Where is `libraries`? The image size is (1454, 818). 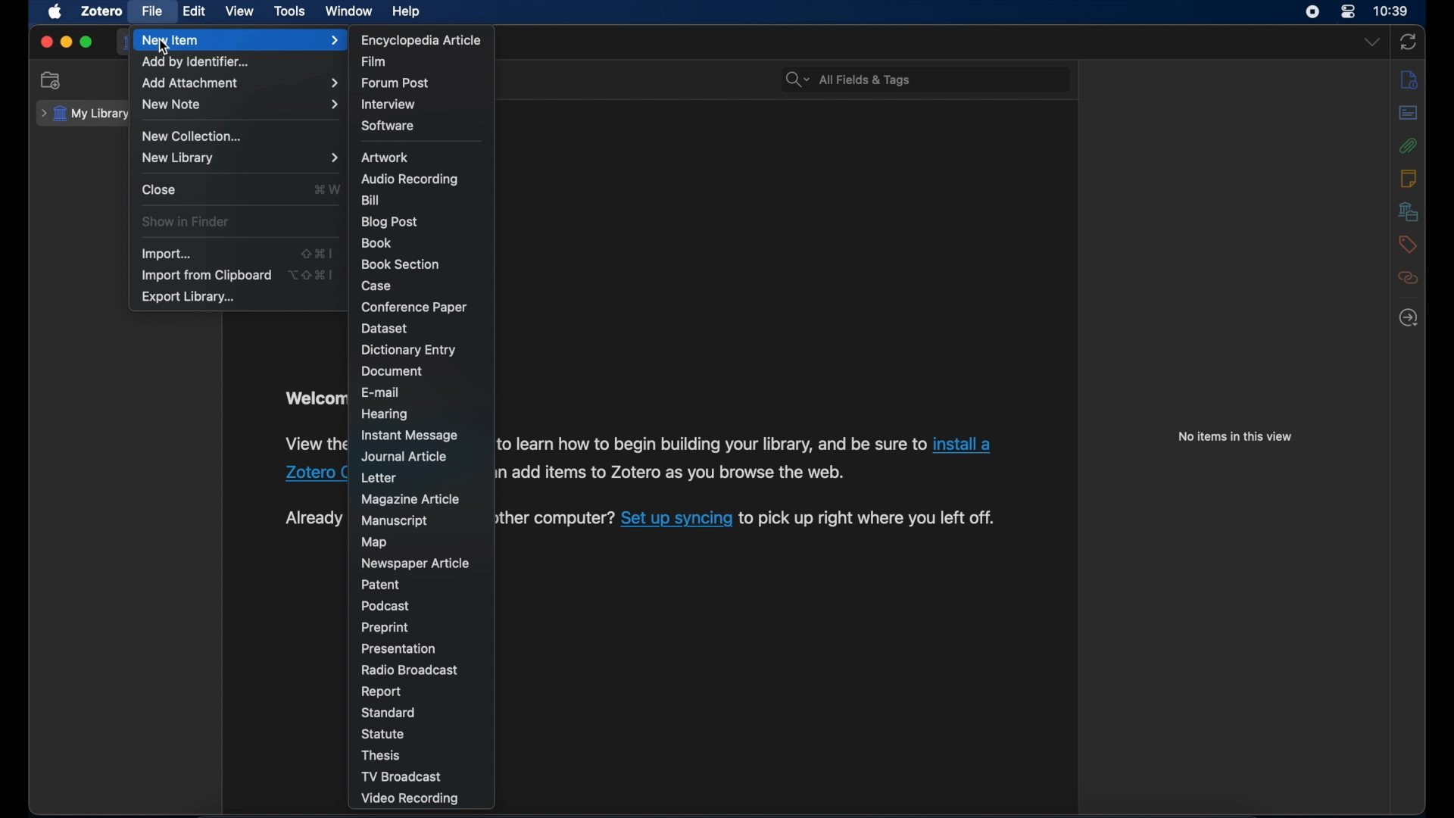
libraries is located at coordinates (1409, 211).